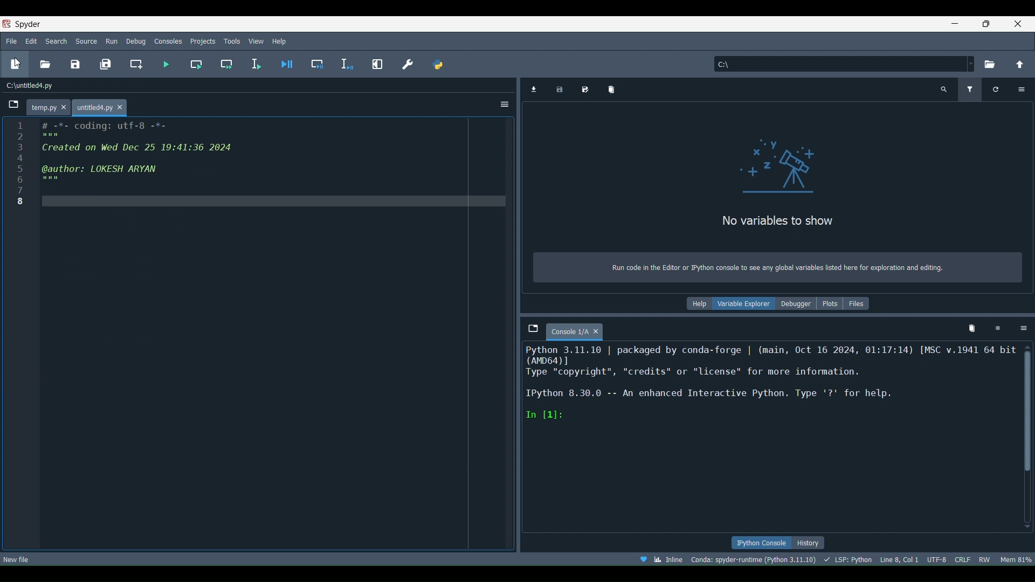  Describe the element at coordinates (584, 332) in the screenshot. I see `Console` at that location.